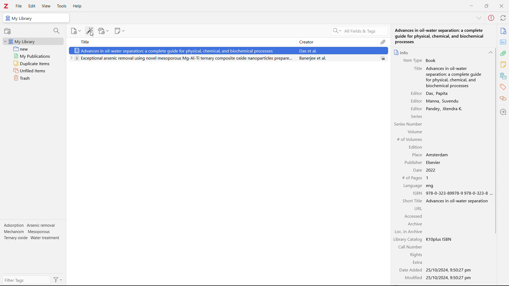 The width and height of the screenshot is (509, 286). What do you see at coordinates (413, 201) in the screenshot?
I see `Short title ` at bounding box center [413, 201].